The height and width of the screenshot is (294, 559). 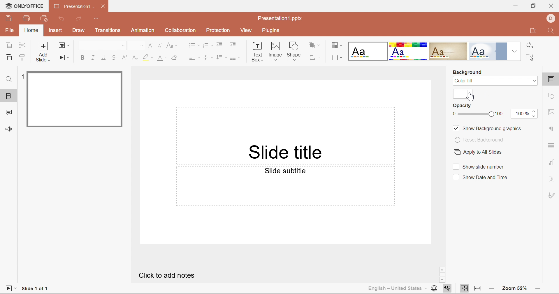 What do you see at coordinates (84, 57) in the screenshot?
I see `Bold` at bounding box center [84, 57].